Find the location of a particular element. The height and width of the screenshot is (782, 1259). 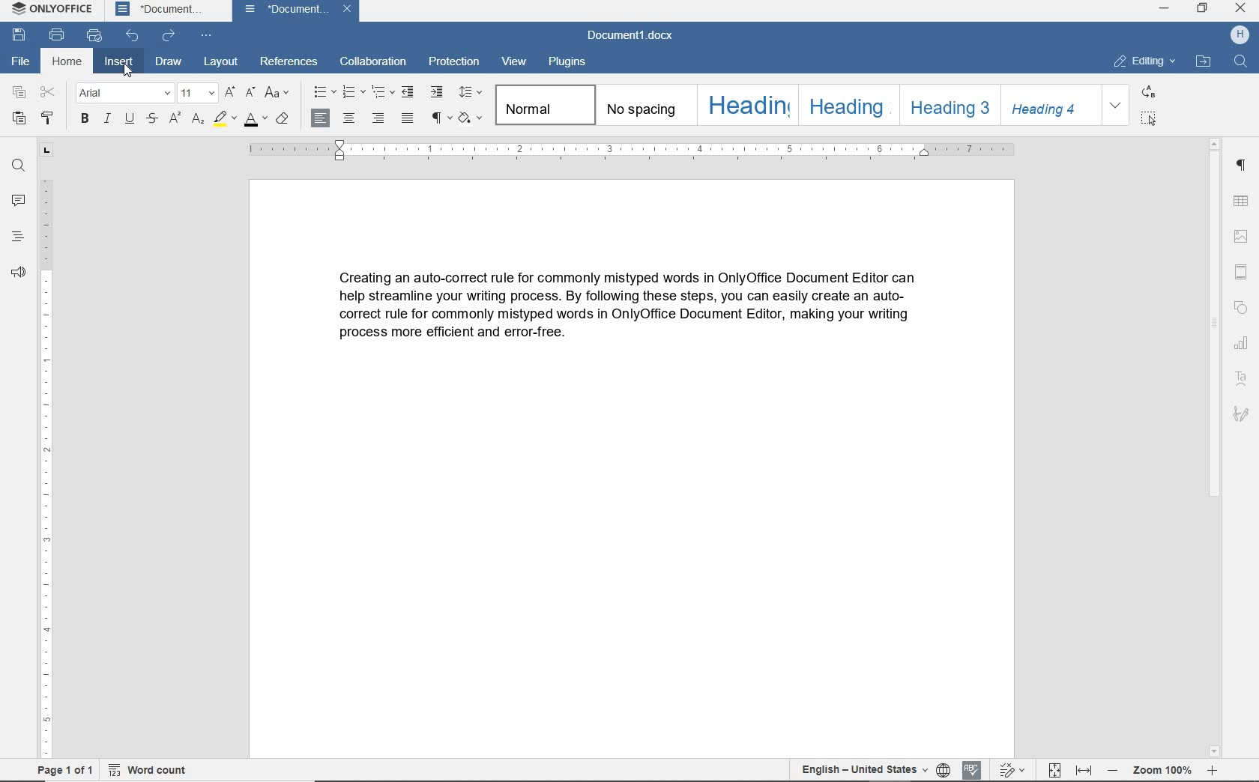

home is located at coordinates (68, 60).